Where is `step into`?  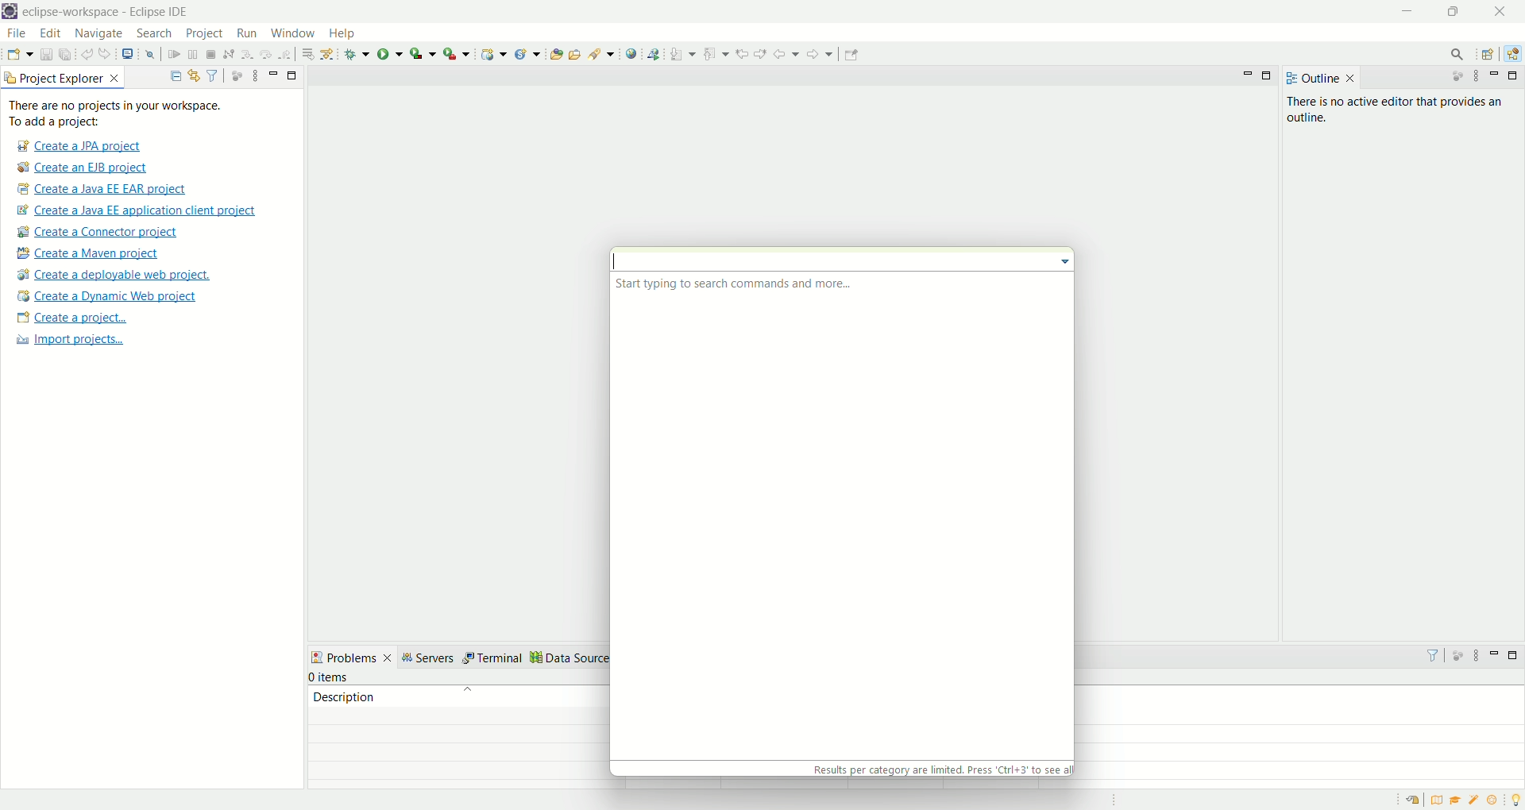 step into is located at coordinates (245, 52).